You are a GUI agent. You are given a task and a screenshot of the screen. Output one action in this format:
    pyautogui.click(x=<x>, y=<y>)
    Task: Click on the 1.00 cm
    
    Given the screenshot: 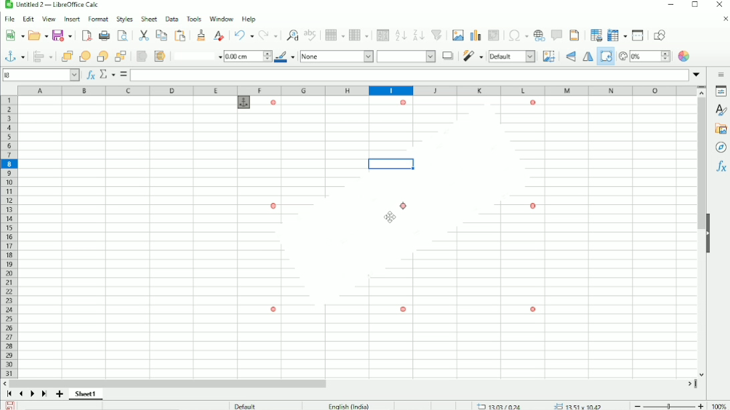 What is the action you would take?
    pyautogui.click(x=247, y=57)
    